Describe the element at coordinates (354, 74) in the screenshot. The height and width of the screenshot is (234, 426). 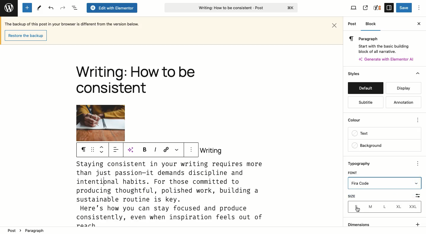
I see `Style` at that location.